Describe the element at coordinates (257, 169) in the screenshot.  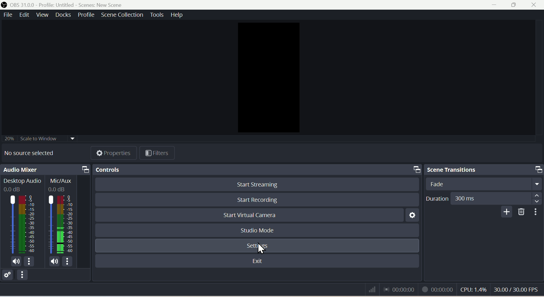
I see `Control` at that location.